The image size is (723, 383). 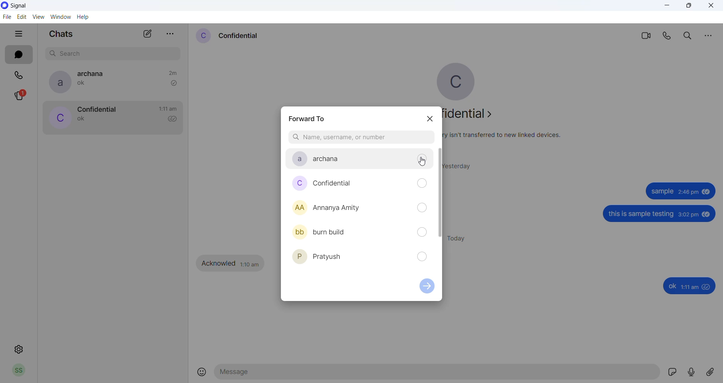 What do you see at coordinates (688, 193) in the screenshot?
I see `2:46 pm` at bounding box center [688, 193].